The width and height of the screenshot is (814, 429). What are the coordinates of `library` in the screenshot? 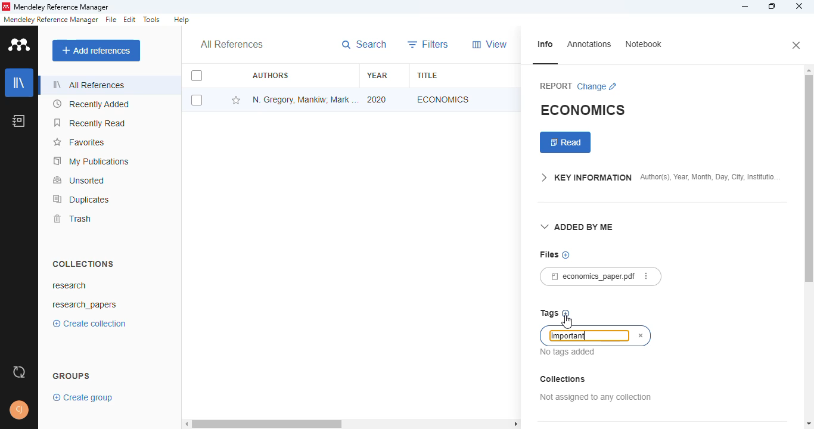 It's located at (19, 83).